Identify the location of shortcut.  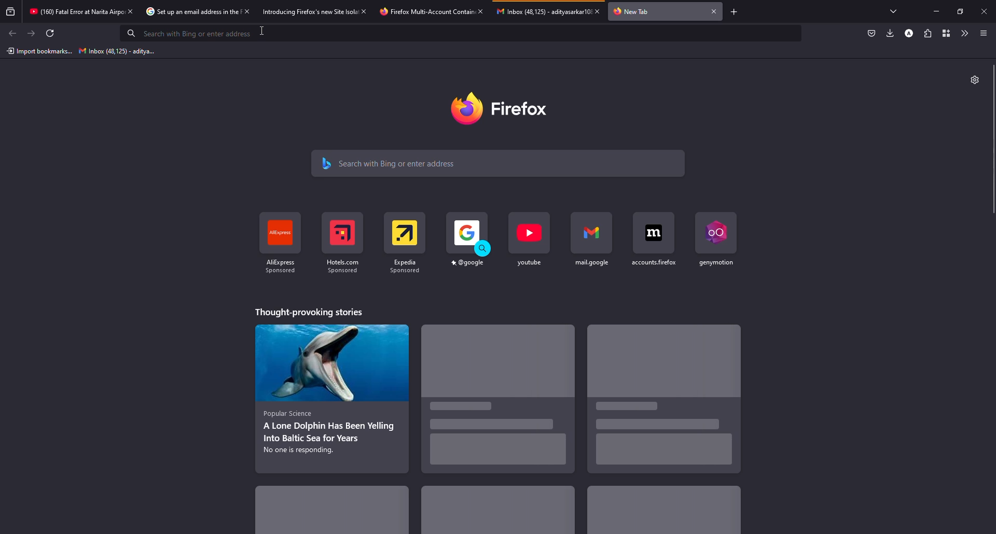
(652, 249).